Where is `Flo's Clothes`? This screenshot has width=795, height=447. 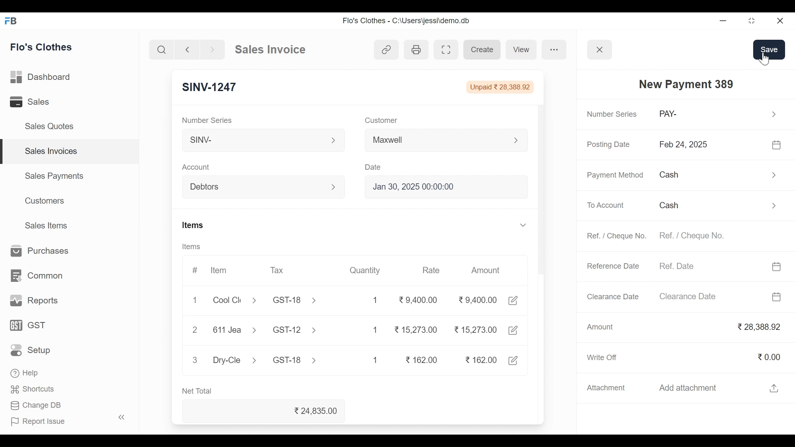
Flo's Clothes is located at coordinates (42, 47).